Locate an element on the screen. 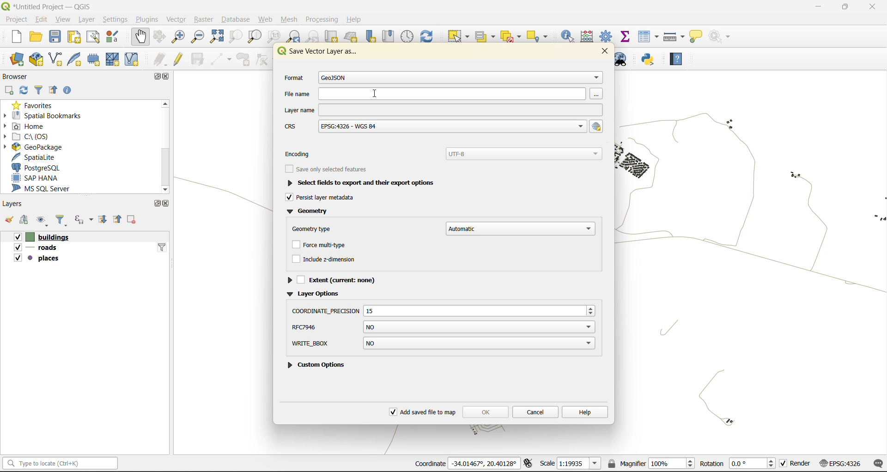 The width and height of the screenshot is (887, 472). raster is located at coordinates (206, 19).